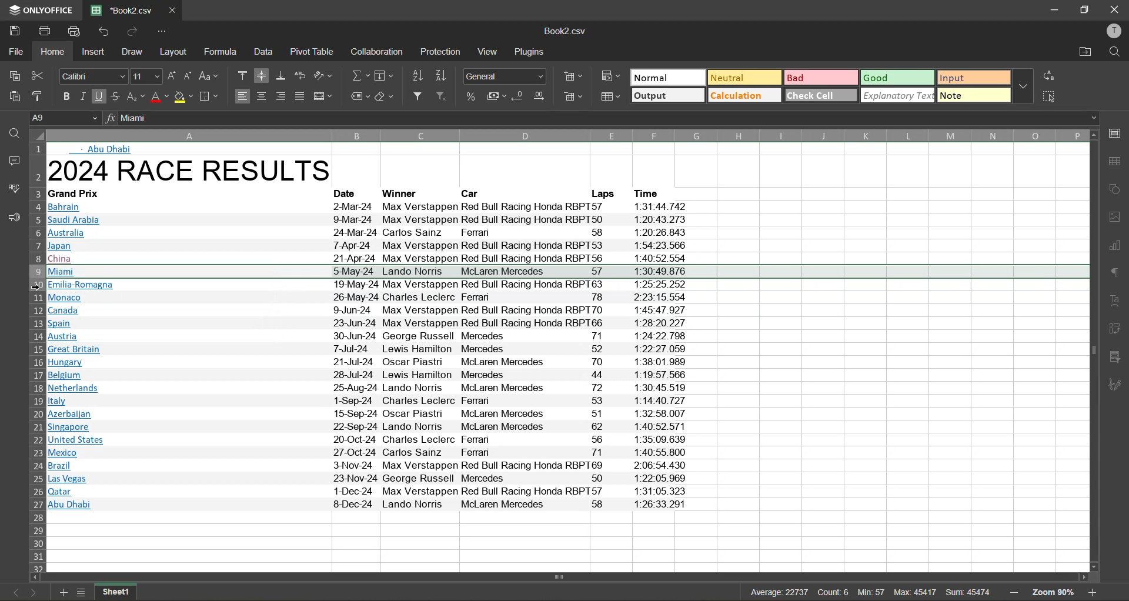 The width and height of the screenshot is (1129, 601). Describe the element at coordinates (1118, 275) in the screenshot. I see `paragraph` at that location.